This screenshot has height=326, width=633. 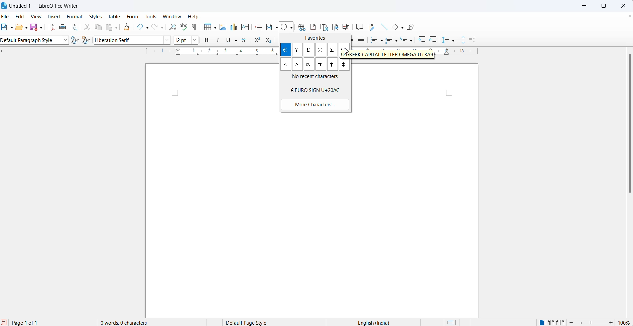 What do you see at coordinates (374, 41) in the screenshot?
I see `toggle unordered list` at bounding box center [374, 41].